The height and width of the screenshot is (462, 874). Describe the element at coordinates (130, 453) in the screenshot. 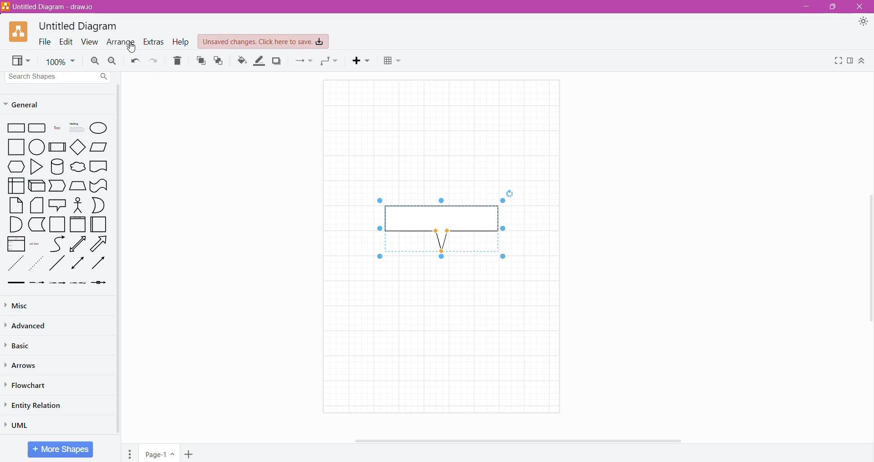

I see `Pages` at that location.